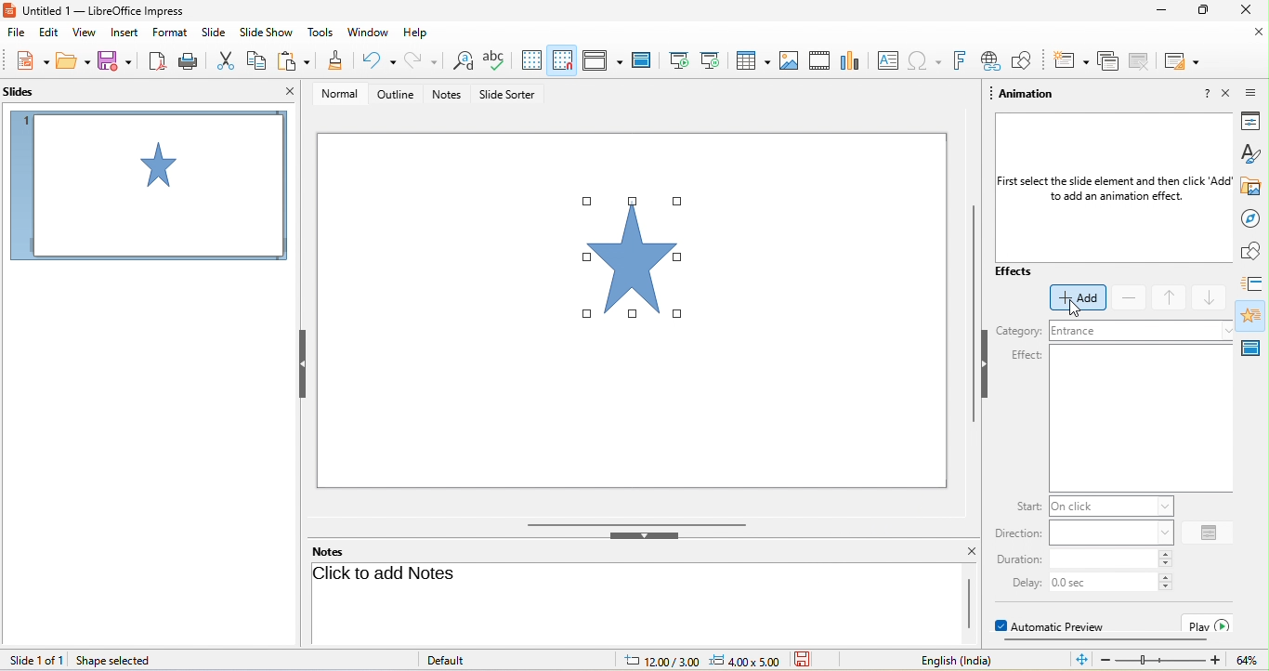 The width and height of the screenshot is (1269, 671). I want to click on undo, so click(374, 60).